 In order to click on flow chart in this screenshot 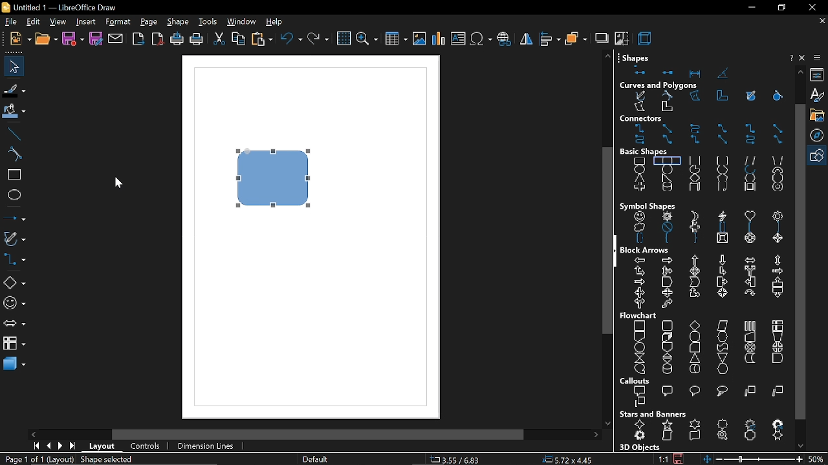, I will do `click(640, 316)`.